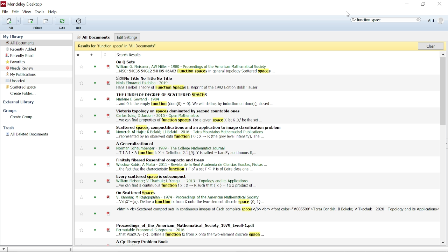 This screenshot has width=448, height=252. What do you see at coordinates (422, 4) in the screenshot?
I see `Restore down` at bounding box center [422, 4].